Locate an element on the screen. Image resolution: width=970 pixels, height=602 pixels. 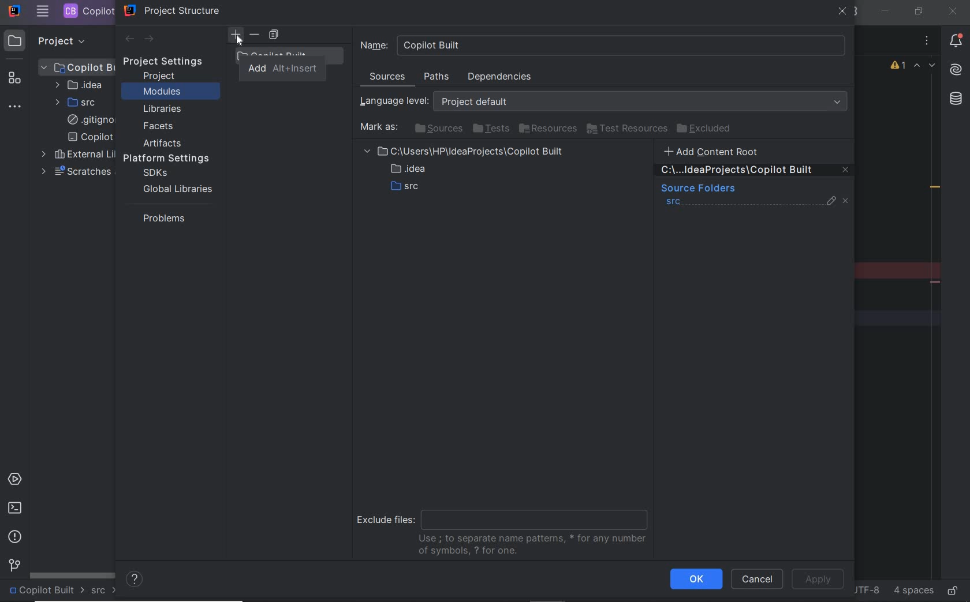
highlighted errors is located at coordinates (925, 67).